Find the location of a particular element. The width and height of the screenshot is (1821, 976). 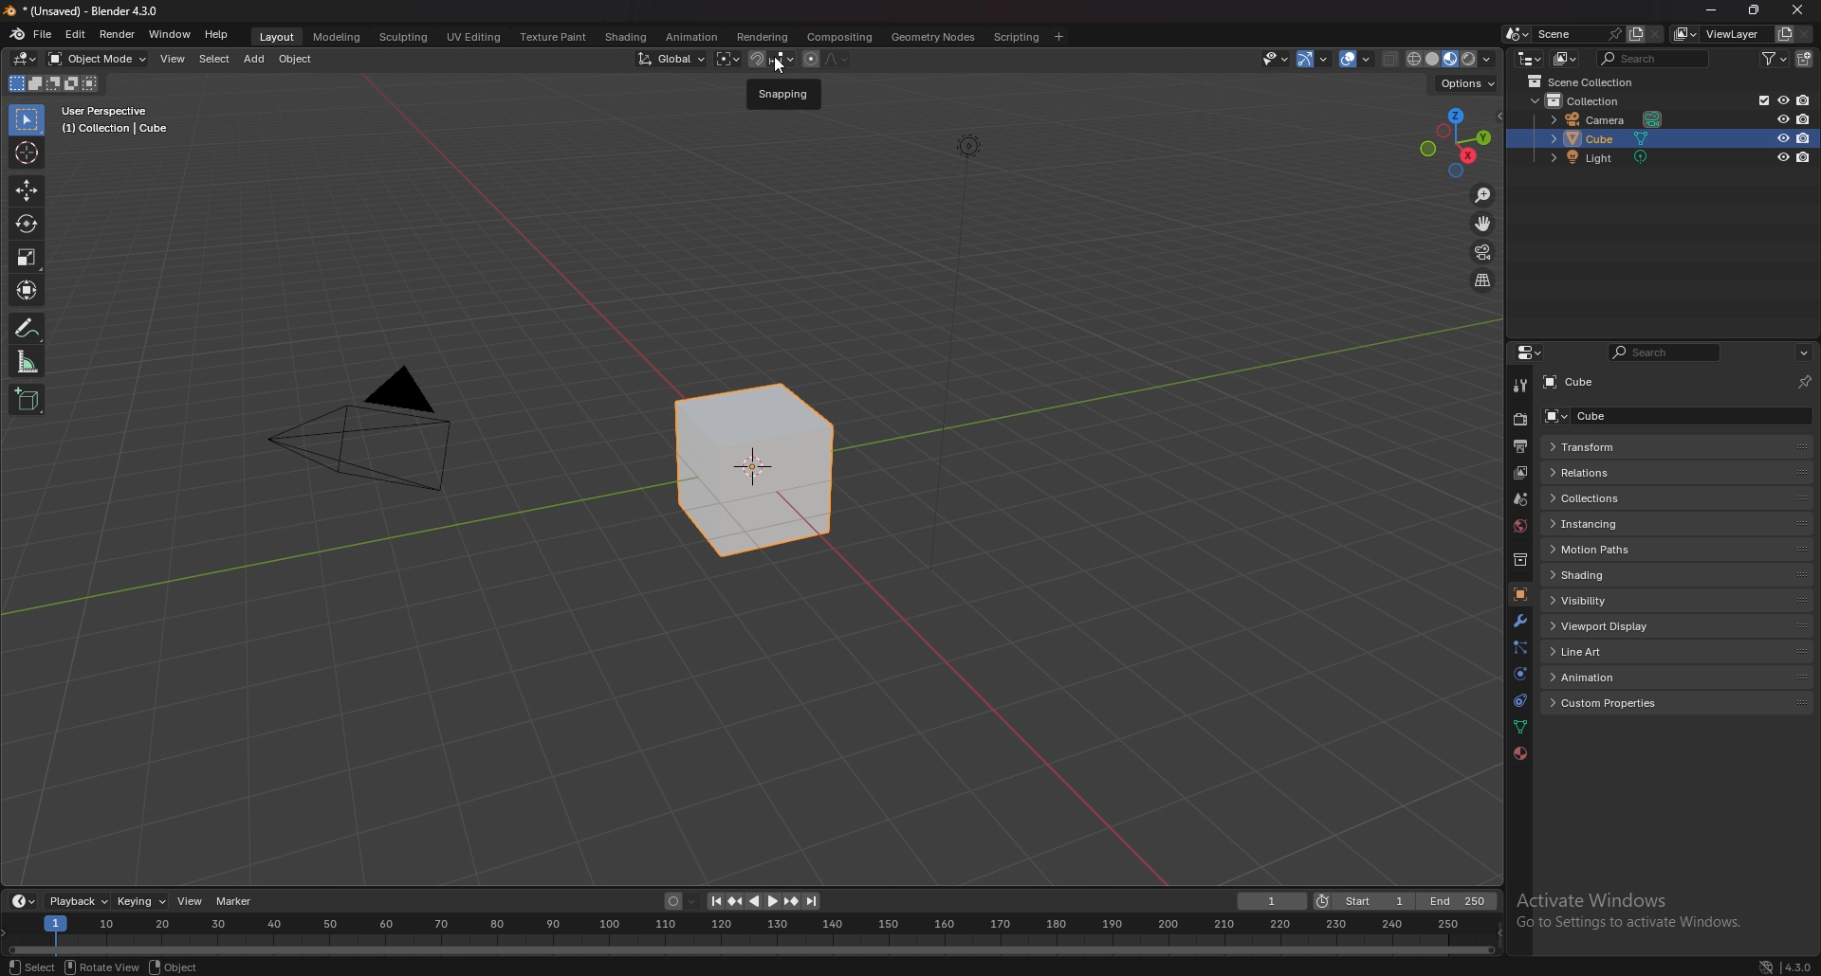

display mode is located at coordinates (1564, 58).